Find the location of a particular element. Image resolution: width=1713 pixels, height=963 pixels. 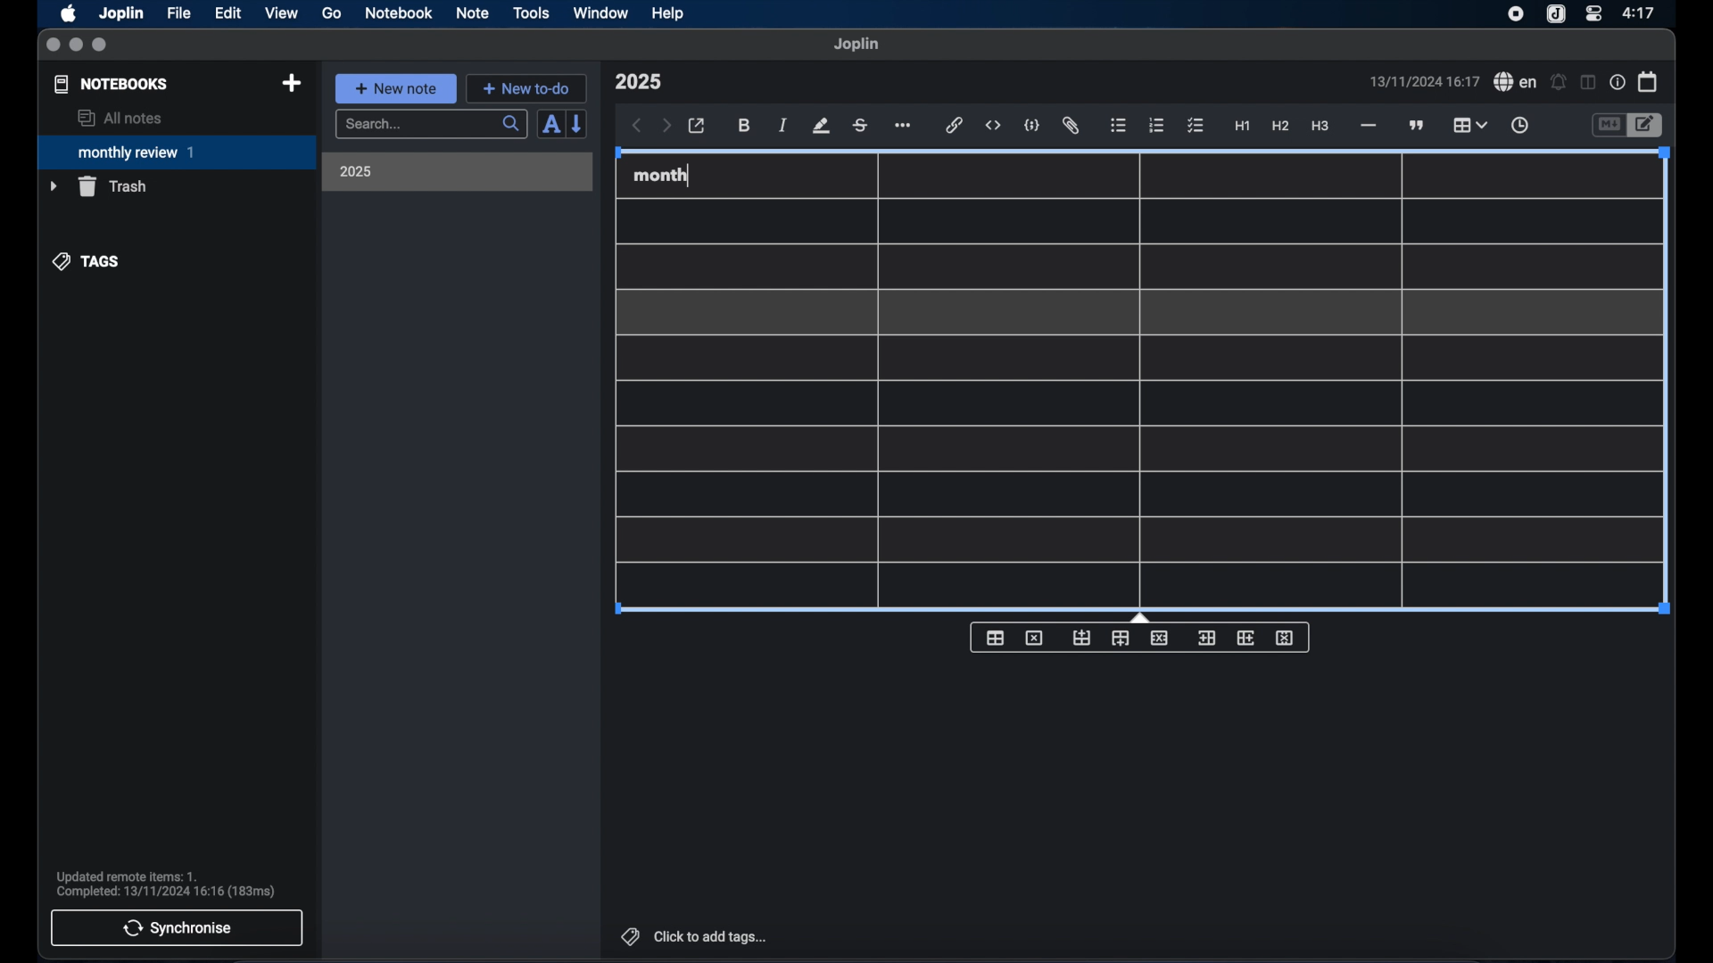

open in external editor is located at coordinates (698, 127).